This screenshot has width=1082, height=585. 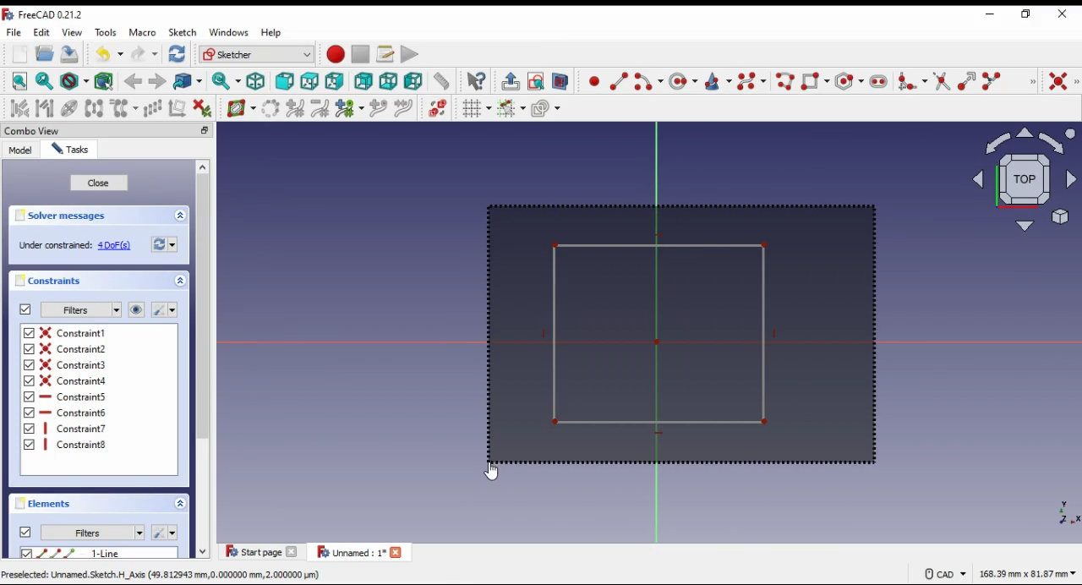 I want to click on top, so click(x=310, y=82).